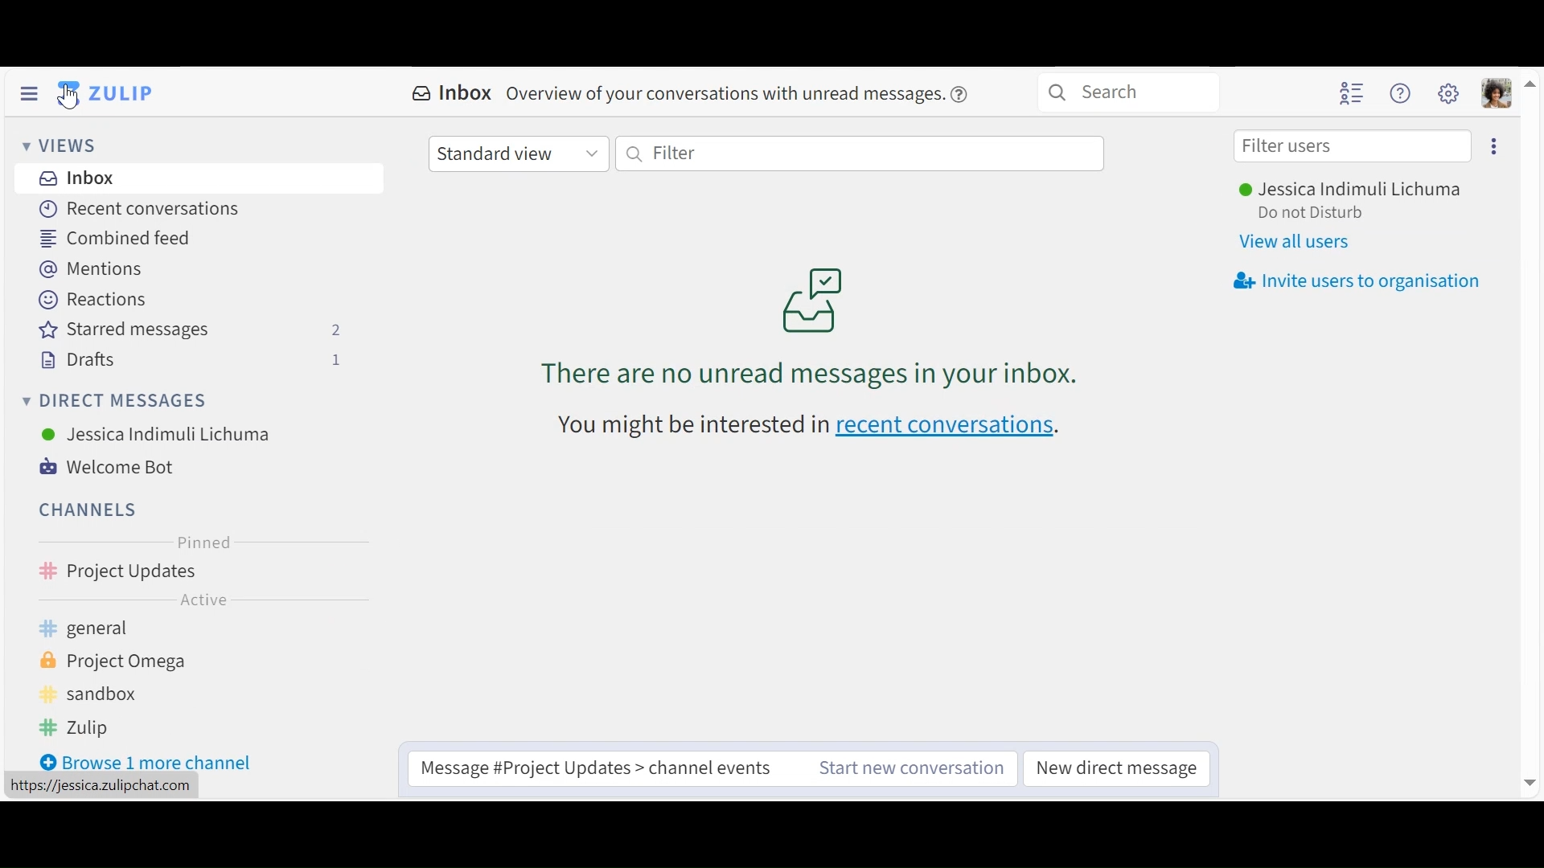  What do you see at coordinates (150, 760) in the screenshot?
I see `Browse 1 more channel` at bounding box center [150, 760].